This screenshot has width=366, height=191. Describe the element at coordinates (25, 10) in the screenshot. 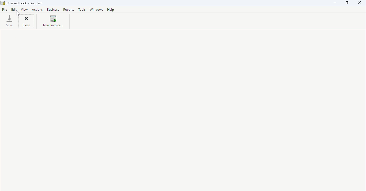

I see `View` at that location.